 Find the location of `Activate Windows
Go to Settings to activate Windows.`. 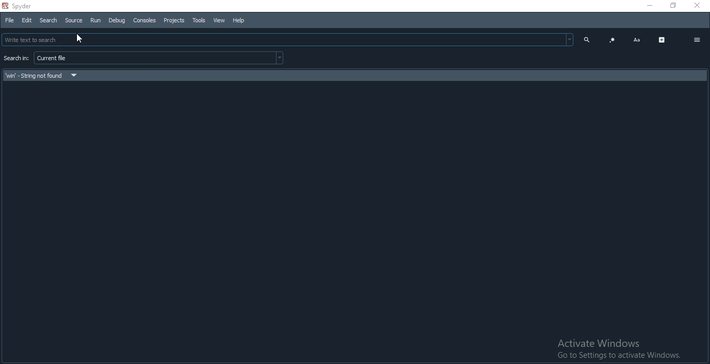

Activate Windows
Go to Settings to activate Windows. is located at coordinates (617, 349).